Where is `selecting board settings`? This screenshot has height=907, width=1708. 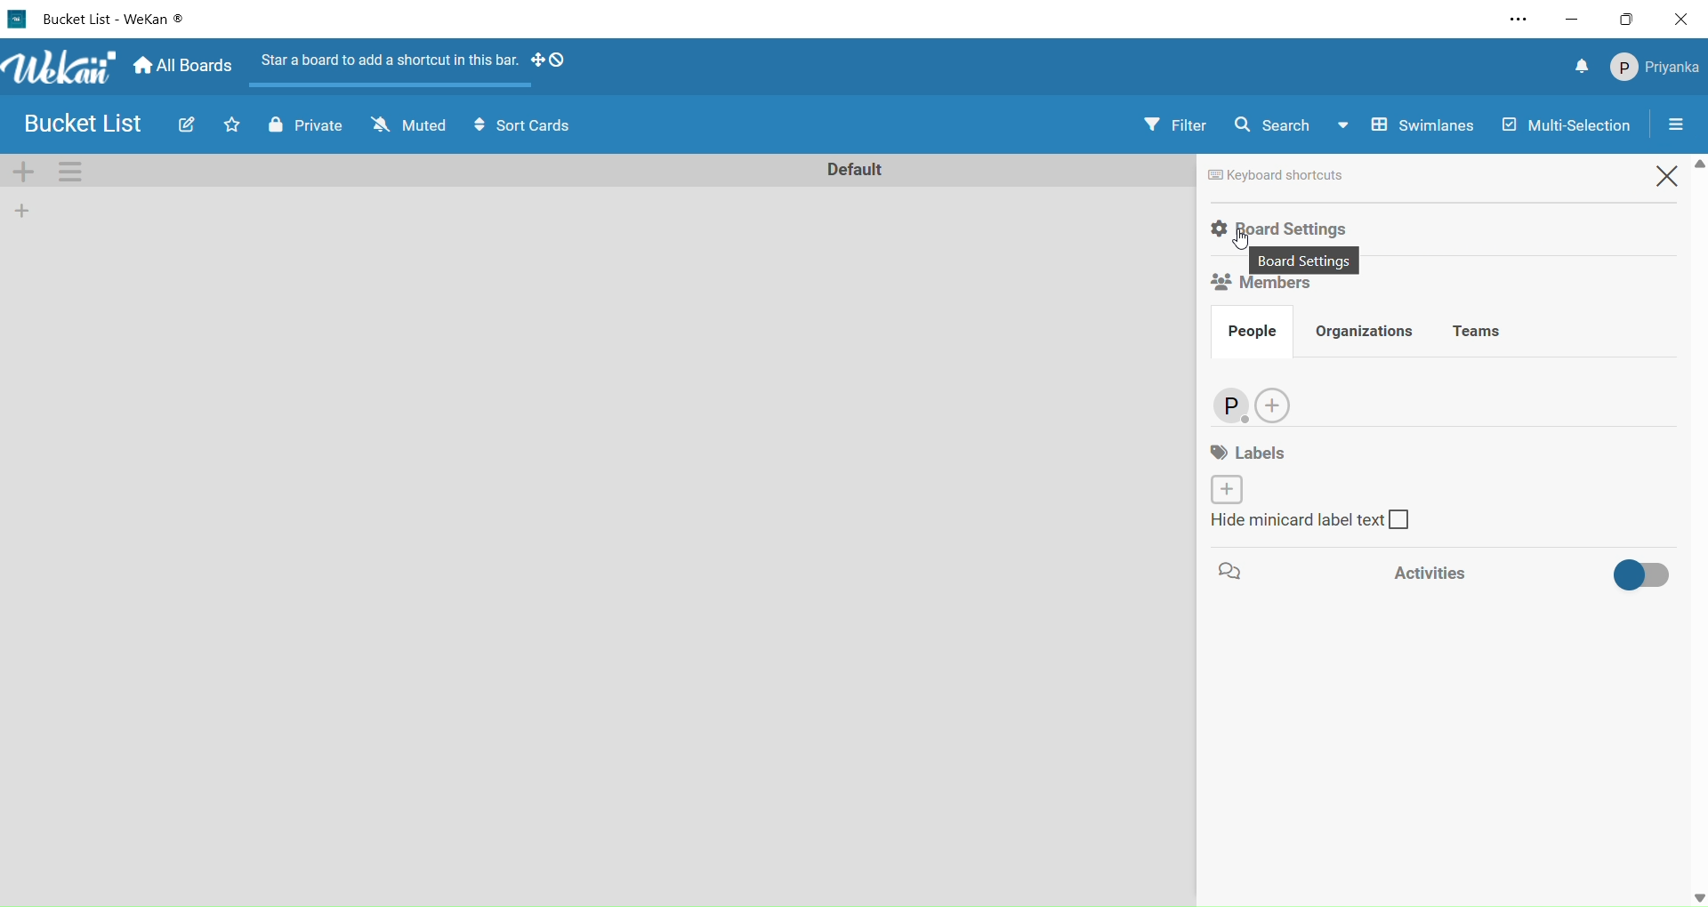 selecting board settings is located at coordinates (1277, 229).